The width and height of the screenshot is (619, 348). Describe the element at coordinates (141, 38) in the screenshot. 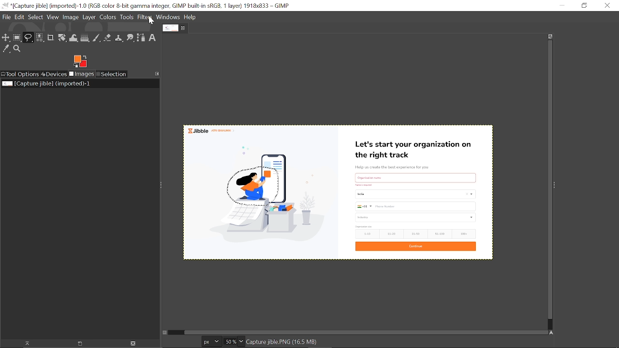

I see `Path tool` at that location.